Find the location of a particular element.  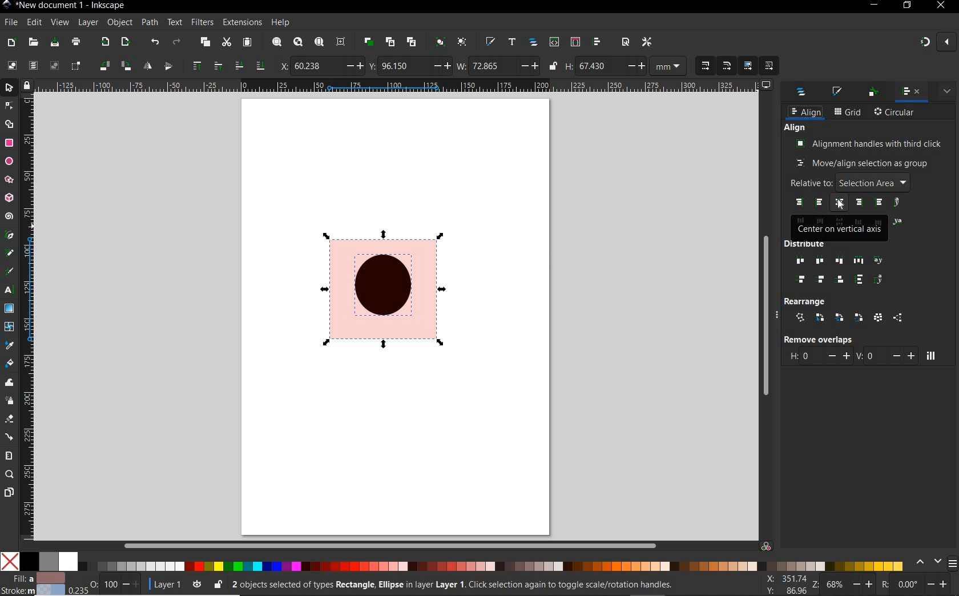

when scaling objects is located at coordinates (705, 66).